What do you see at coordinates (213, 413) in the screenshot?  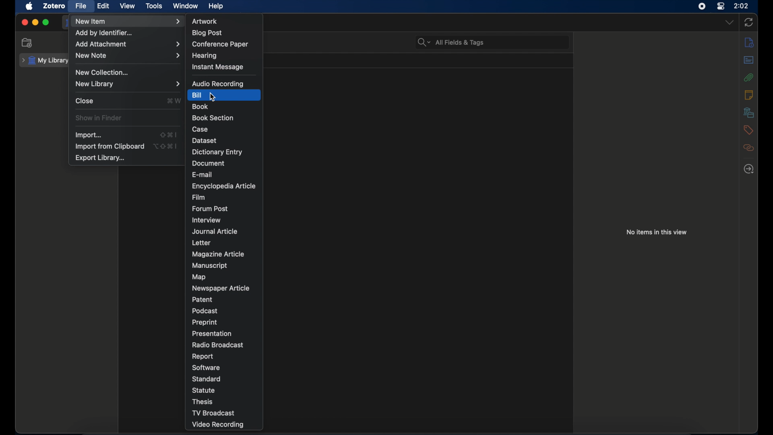 I see `tv broadcast` at bounding box center [213, 413].